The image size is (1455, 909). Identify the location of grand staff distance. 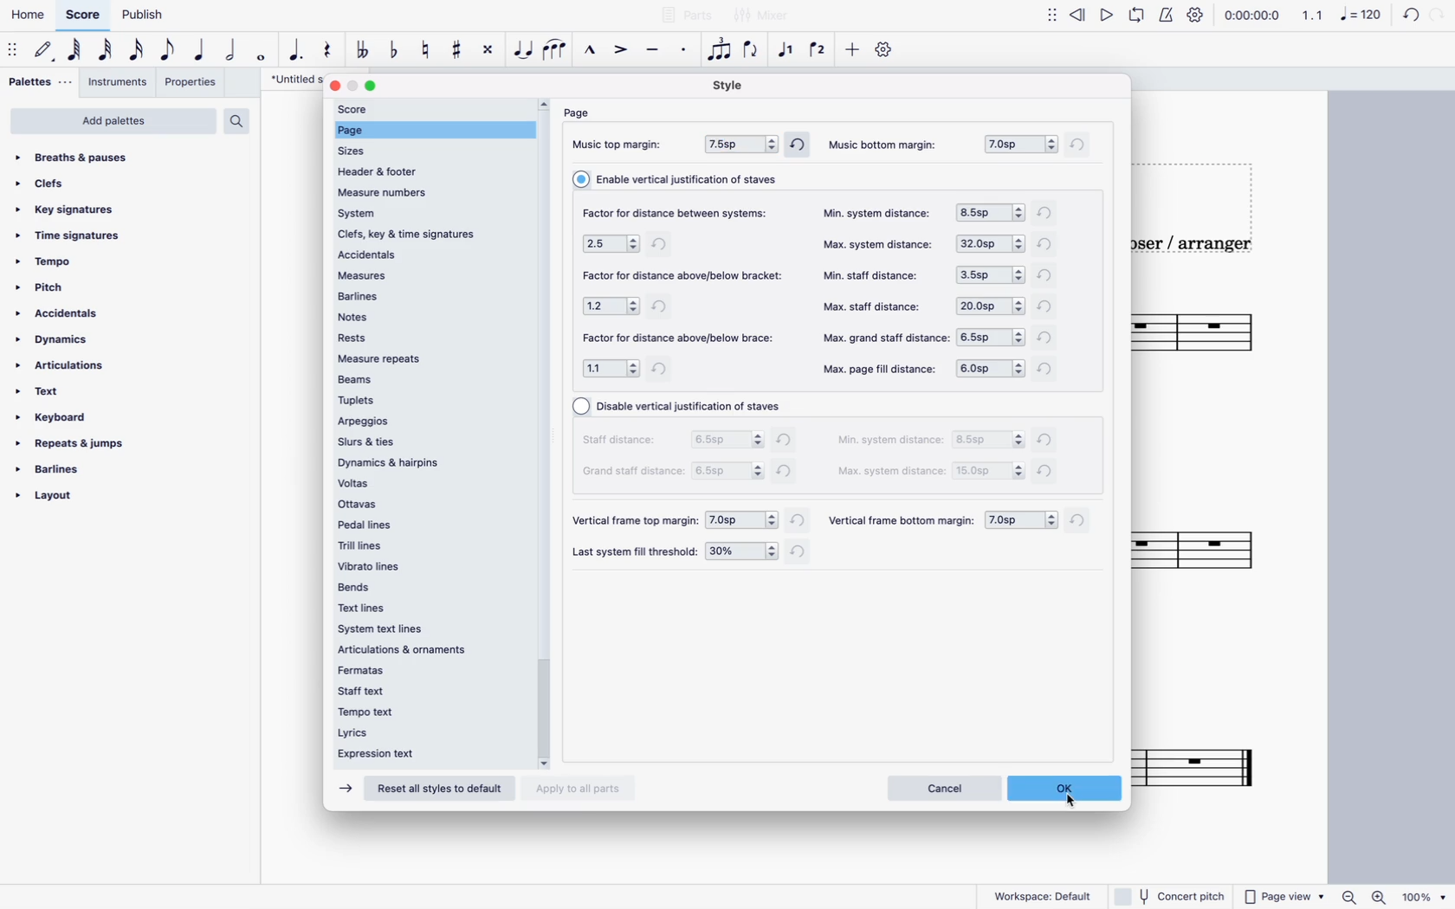
(634, 472).